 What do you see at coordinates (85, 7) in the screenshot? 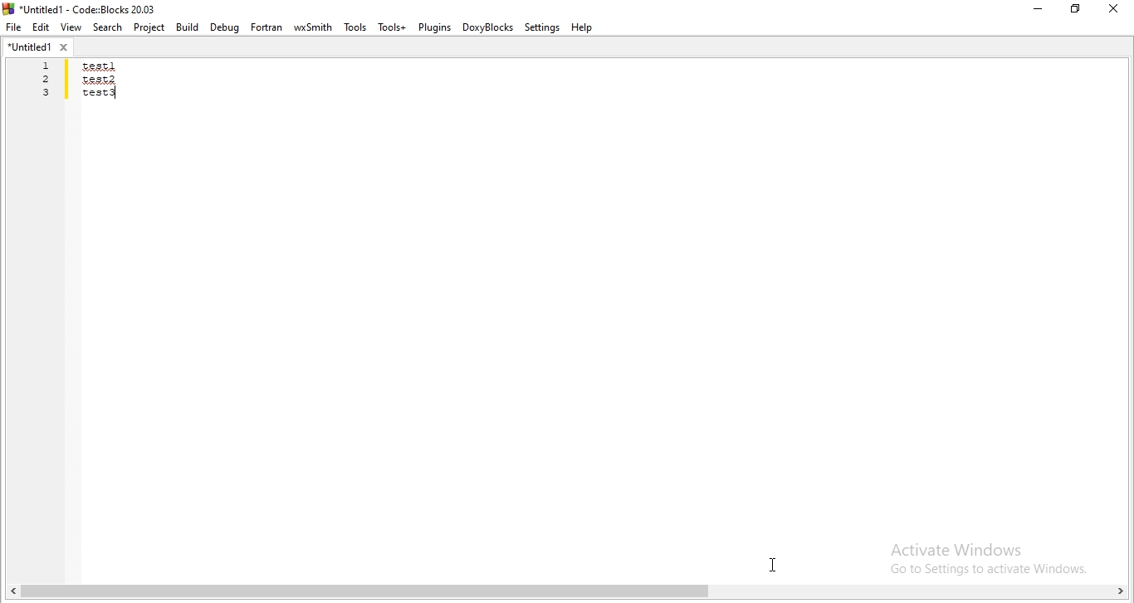
I see `*Untitled1 - Code:Blocks 20.03` at bounding box center [85, 7].